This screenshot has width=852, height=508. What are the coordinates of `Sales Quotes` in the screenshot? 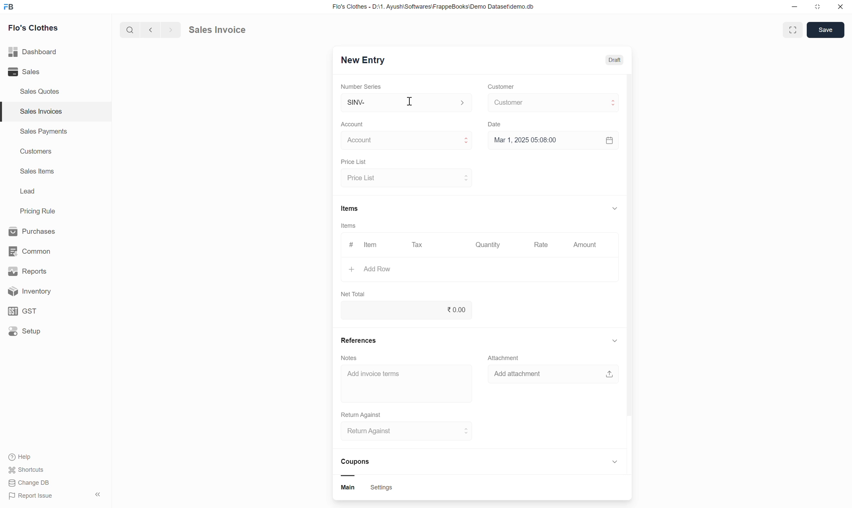 It's located at (40, 91).